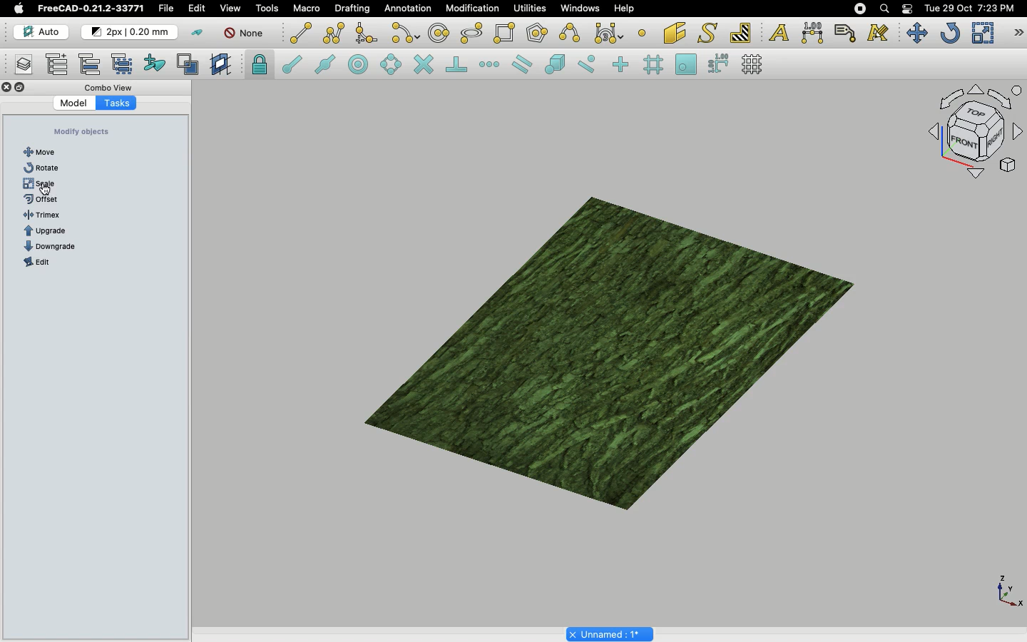 This screenshot has height=642, width=1027. Describe the element at coordinates (54, 194) in the screenshot. I see `Click` at that location.